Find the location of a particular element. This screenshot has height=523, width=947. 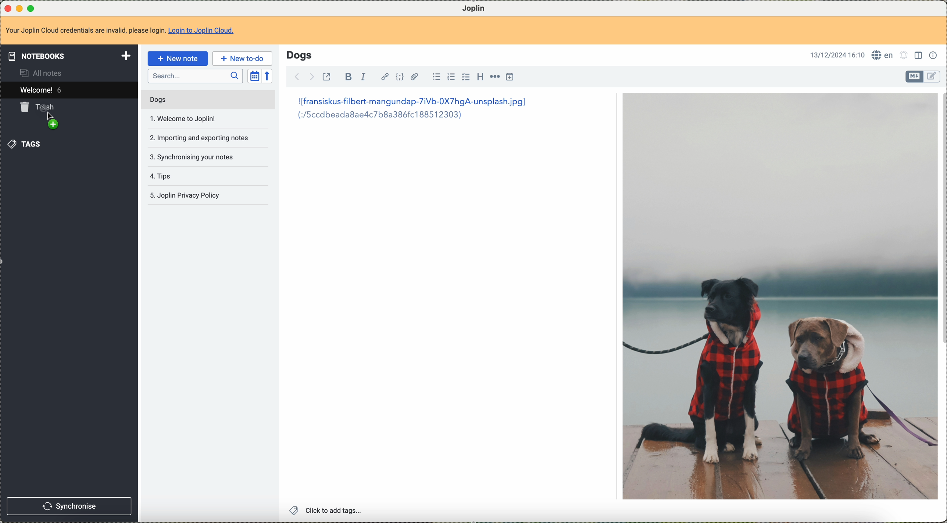

13/12/2024 16:10 is located at coordinates (837, 53).